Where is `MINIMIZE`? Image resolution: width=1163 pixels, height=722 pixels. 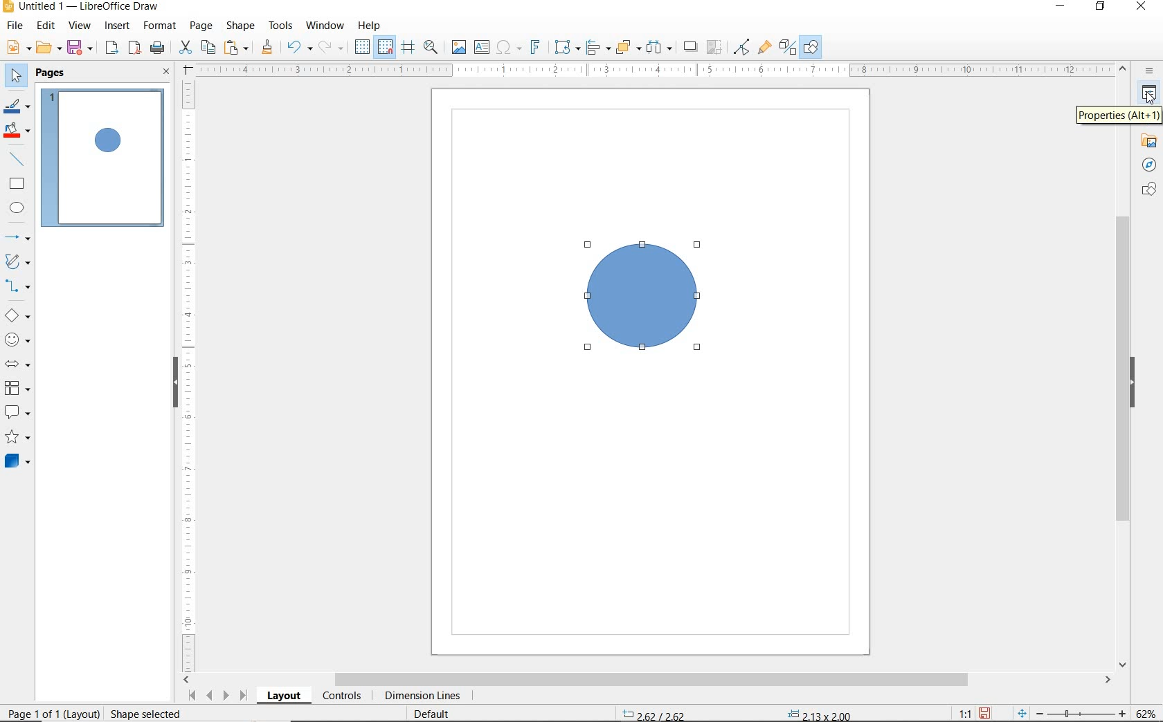 MINIMIZE is located at coordinates (1059, 7).